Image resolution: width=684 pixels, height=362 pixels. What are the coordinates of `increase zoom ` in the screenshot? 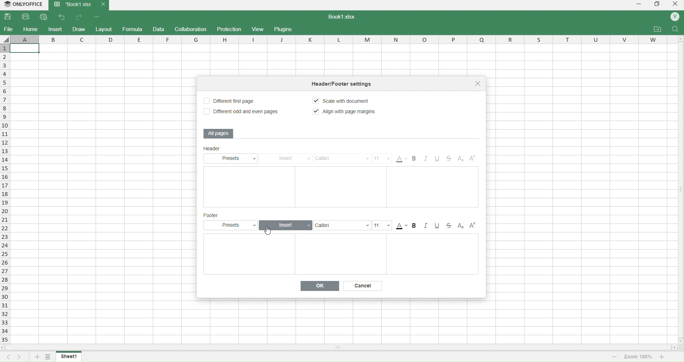 It's located at (663, 356).